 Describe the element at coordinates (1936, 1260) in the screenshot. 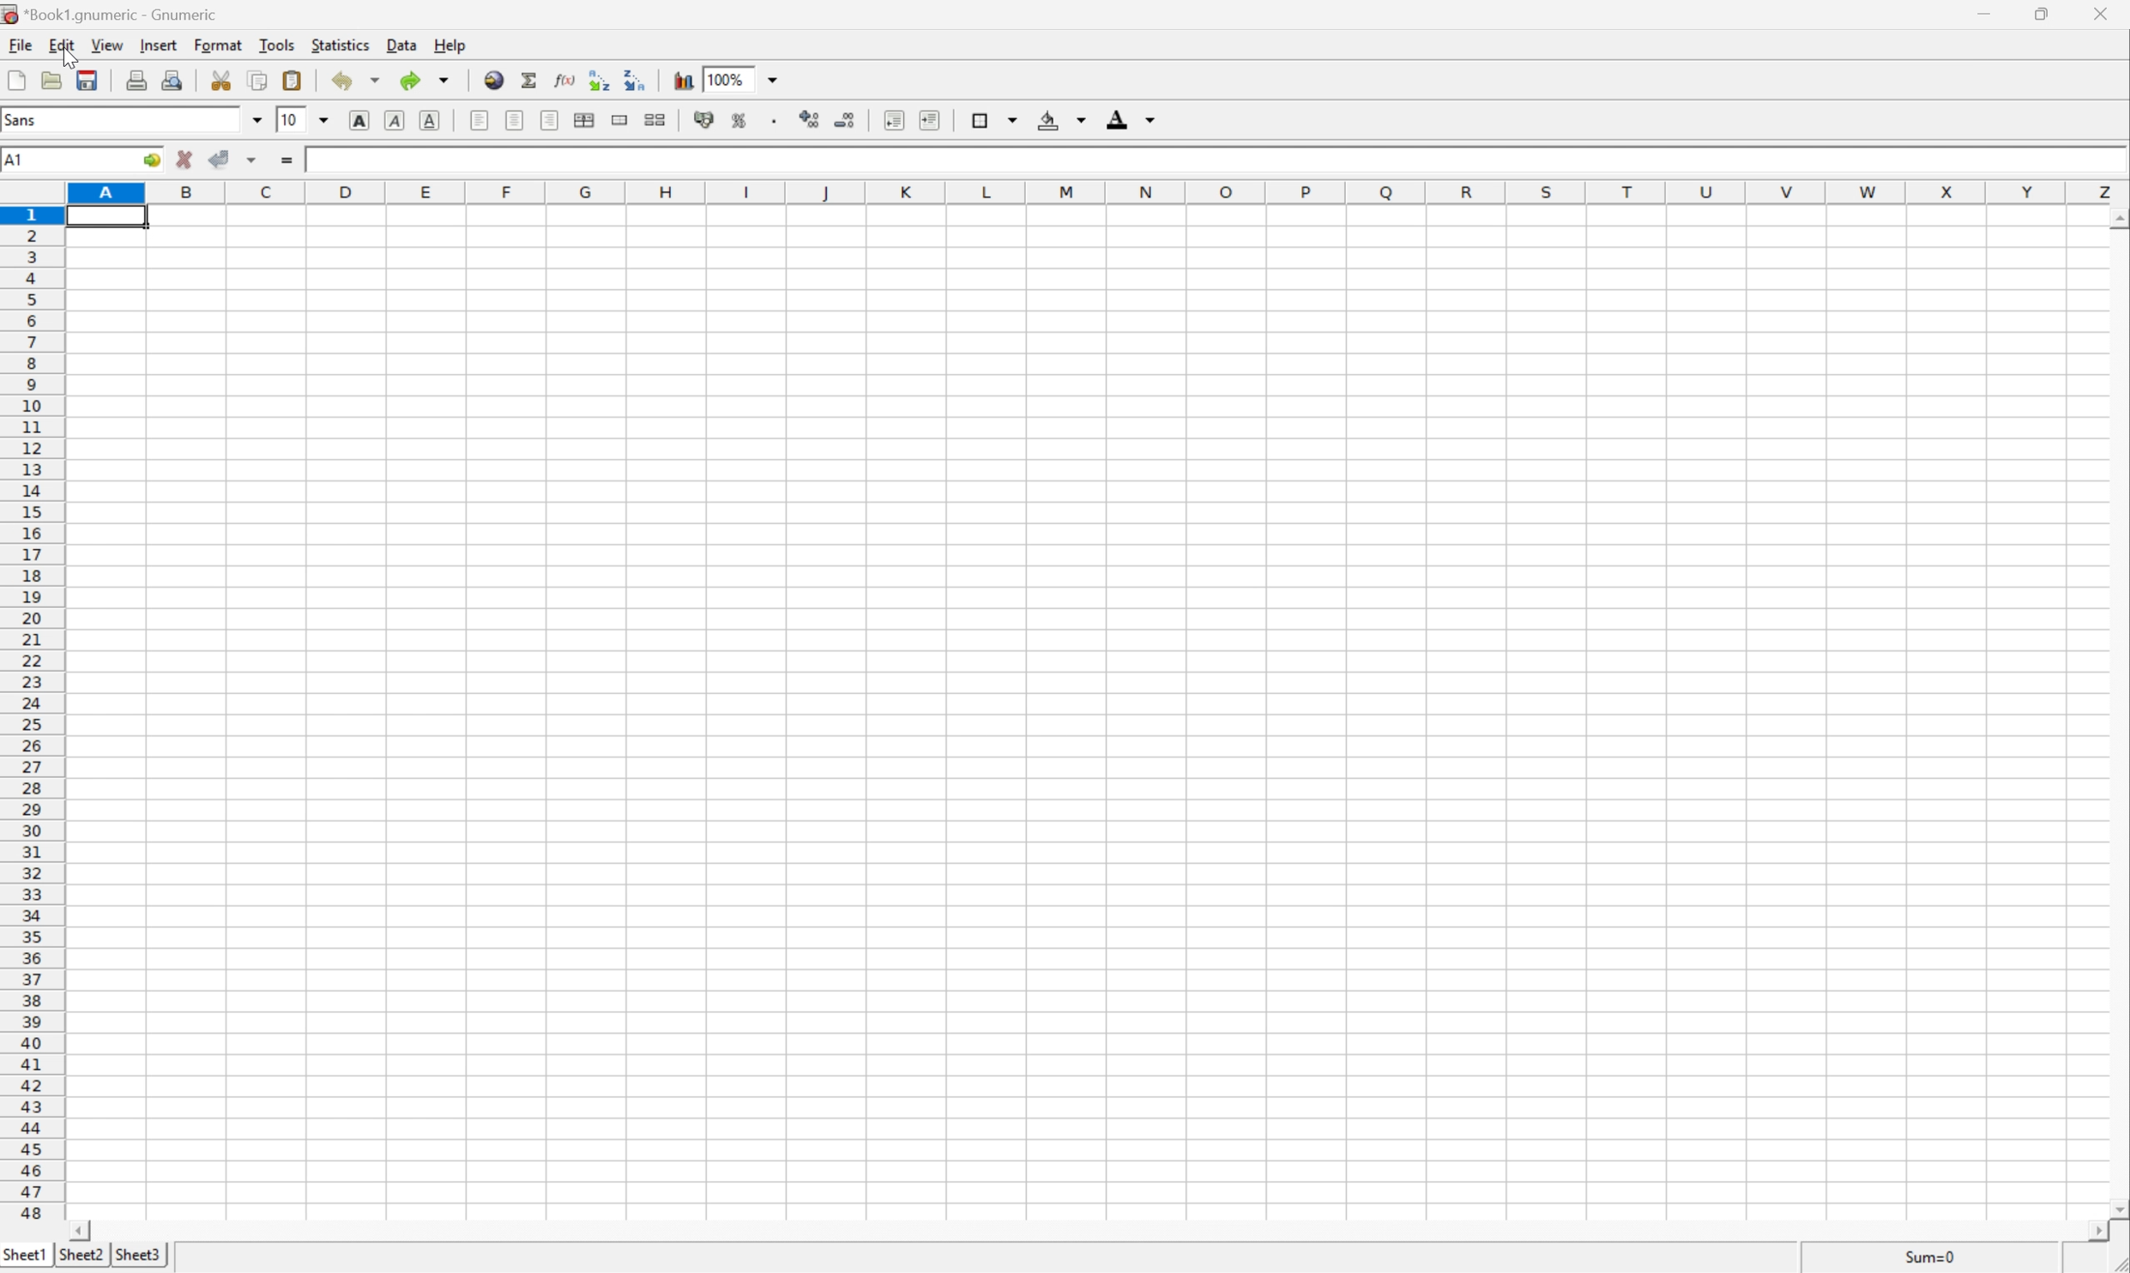

I see `sum=0` at that location.